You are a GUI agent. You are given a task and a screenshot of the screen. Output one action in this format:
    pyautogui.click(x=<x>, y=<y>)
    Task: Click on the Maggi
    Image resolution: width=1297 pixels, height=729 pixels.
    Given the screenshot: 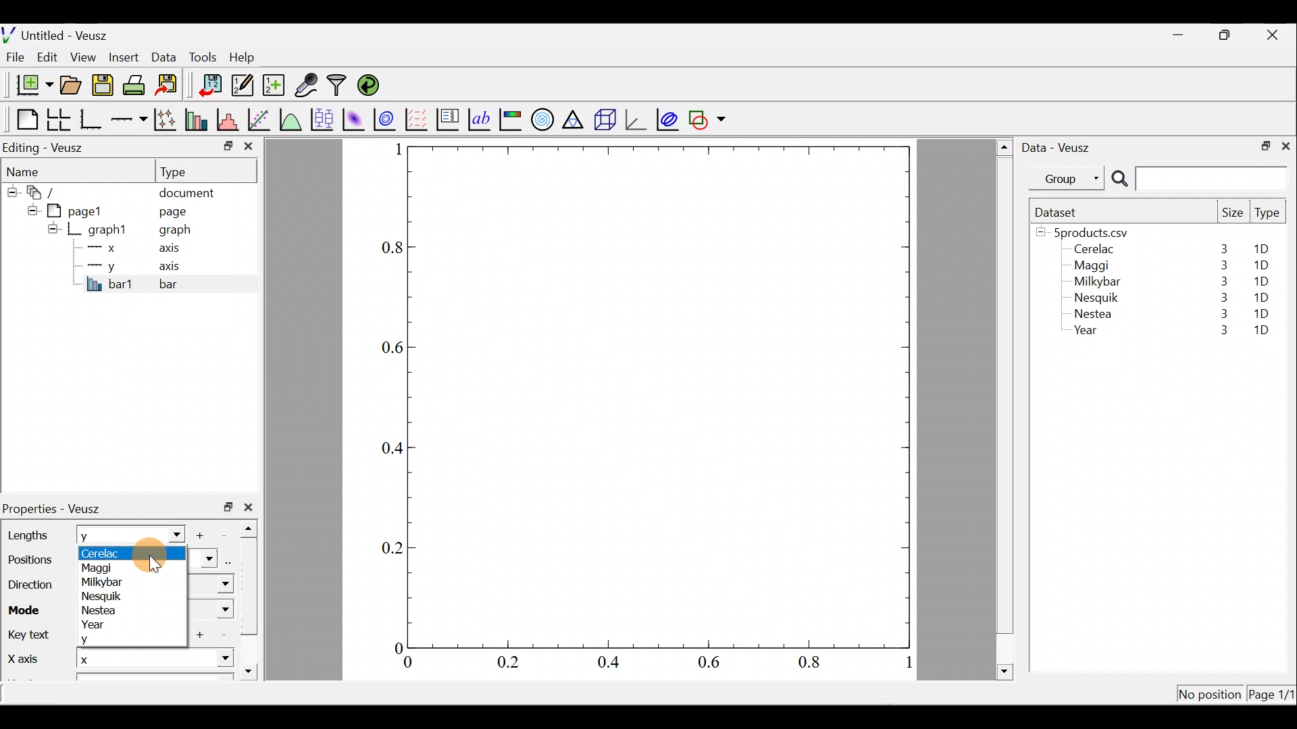 What is the action you would take?
    pyautogui.click(x=1093, y=267)
    